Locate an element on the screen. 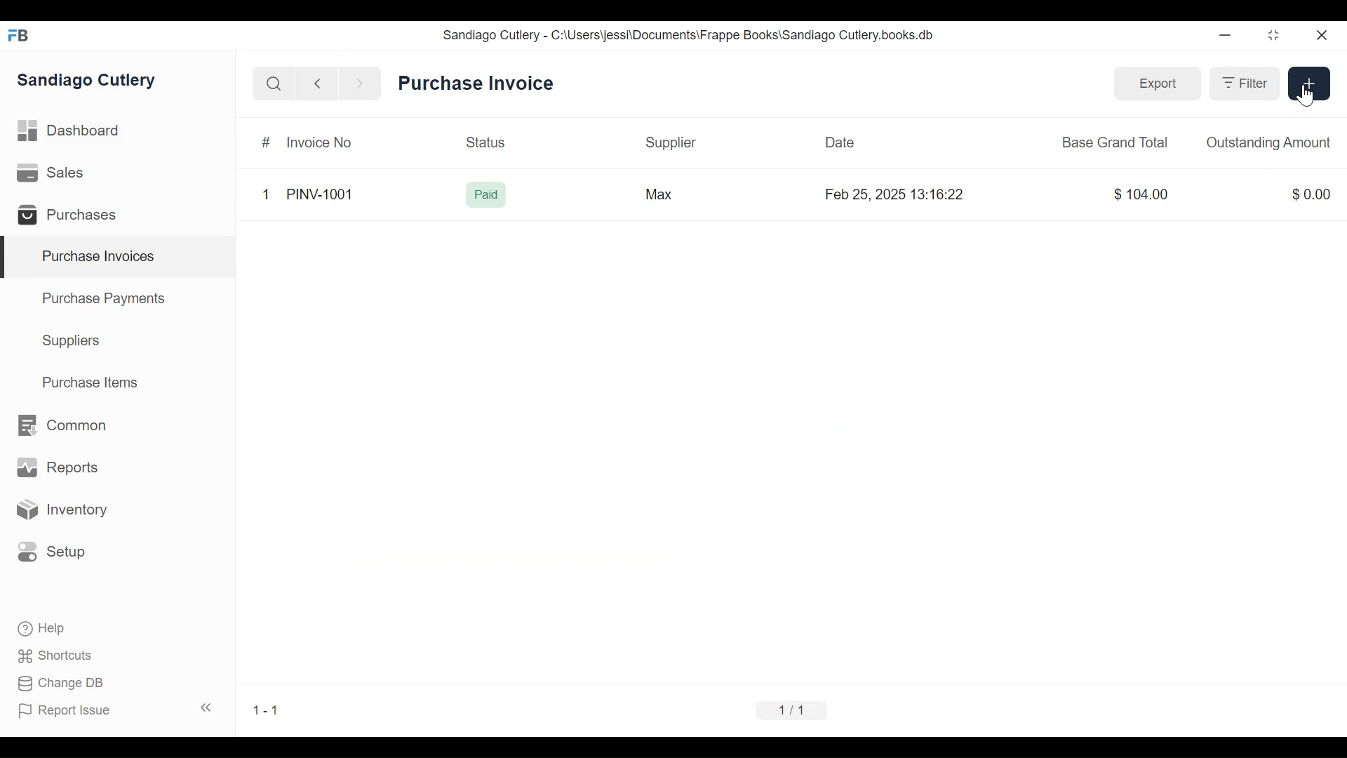 The image size is (1347, 758). Navigate forward is located at coordinates (359, 83).